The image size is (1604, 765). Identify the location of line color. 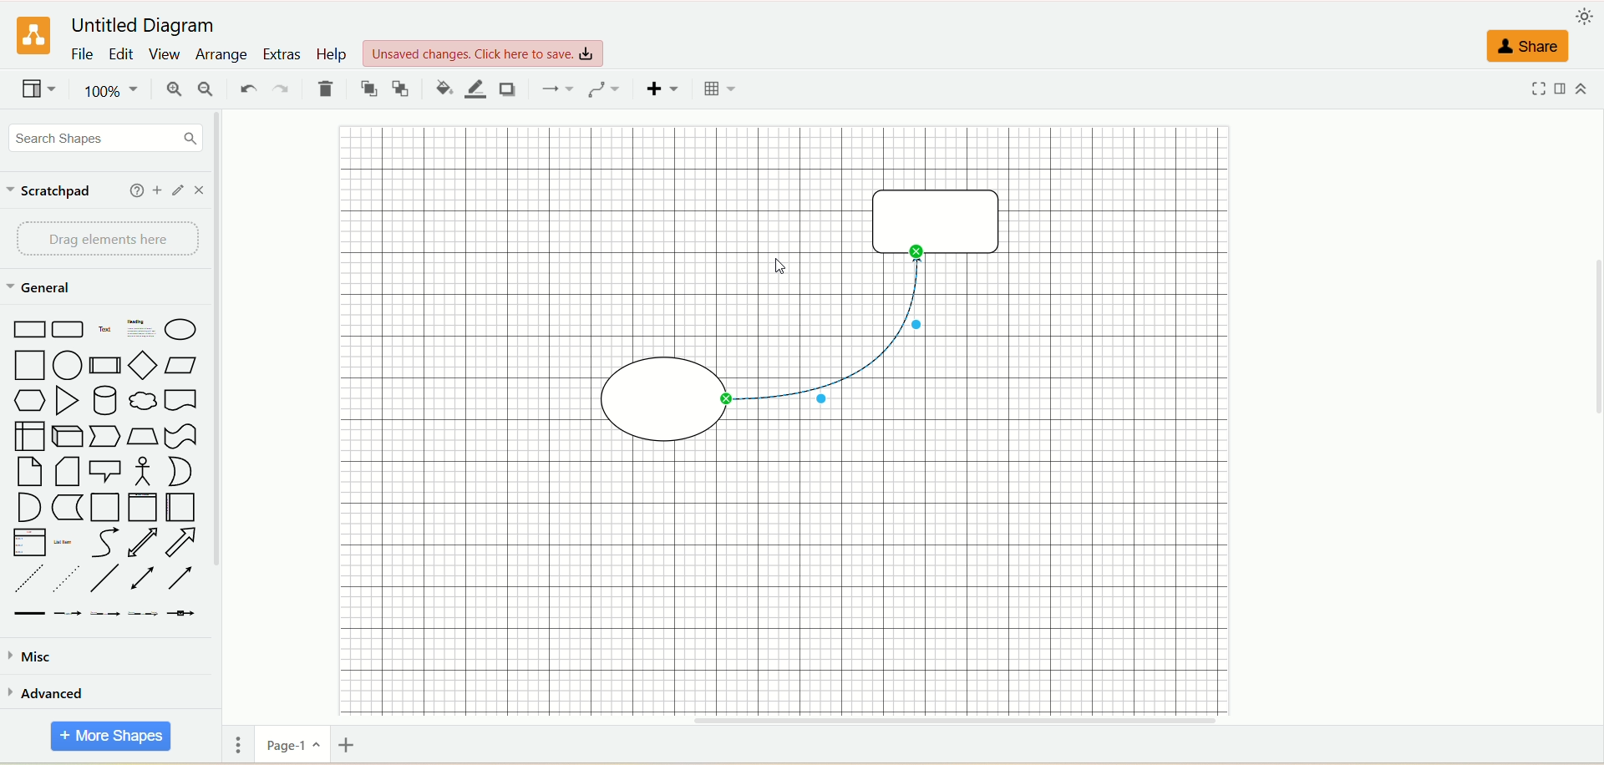
(475, 89).